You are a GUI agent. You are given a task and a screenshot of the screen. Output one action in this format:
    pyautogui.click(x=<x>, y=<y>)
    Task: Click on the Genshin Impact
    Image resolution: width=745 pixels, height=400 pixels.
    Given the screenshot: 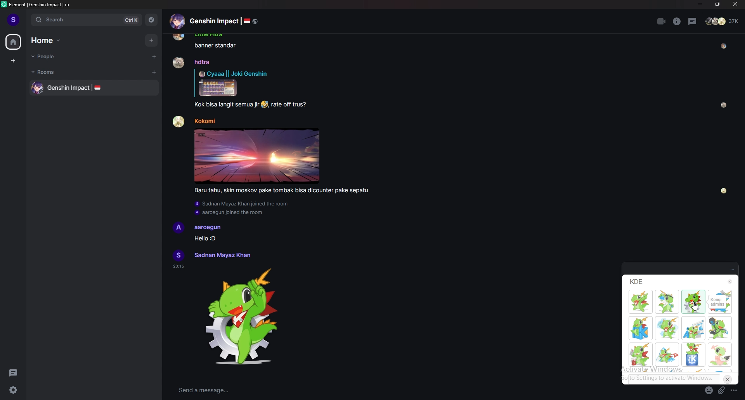 What is the action you would take?
    pyautogui.click(x=214, y=21)
    